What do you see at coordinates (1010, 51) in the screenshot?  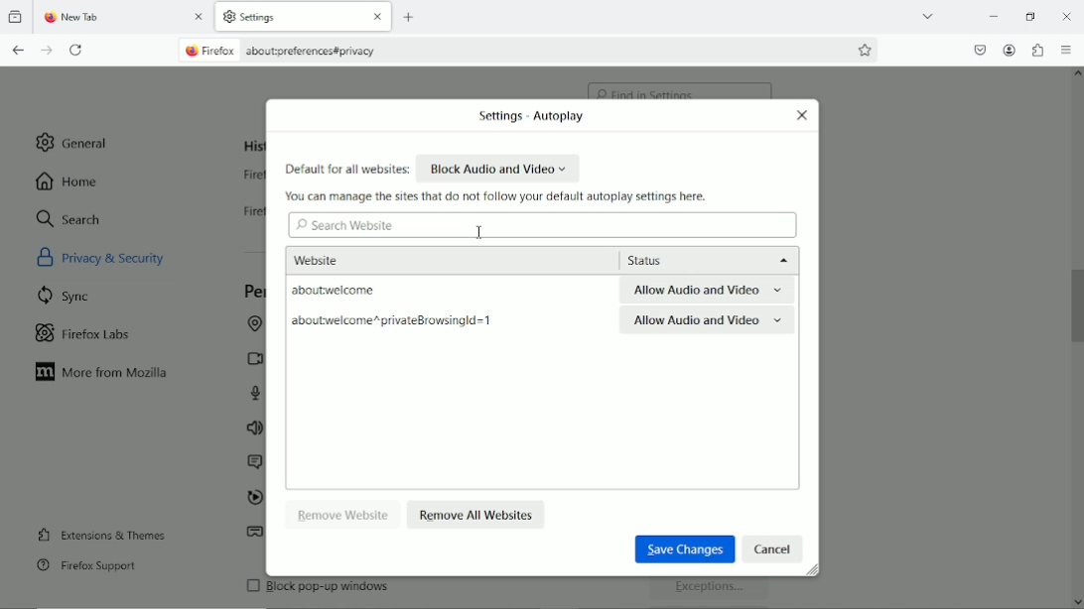 I see `account` at bounding box center [1010, 51].